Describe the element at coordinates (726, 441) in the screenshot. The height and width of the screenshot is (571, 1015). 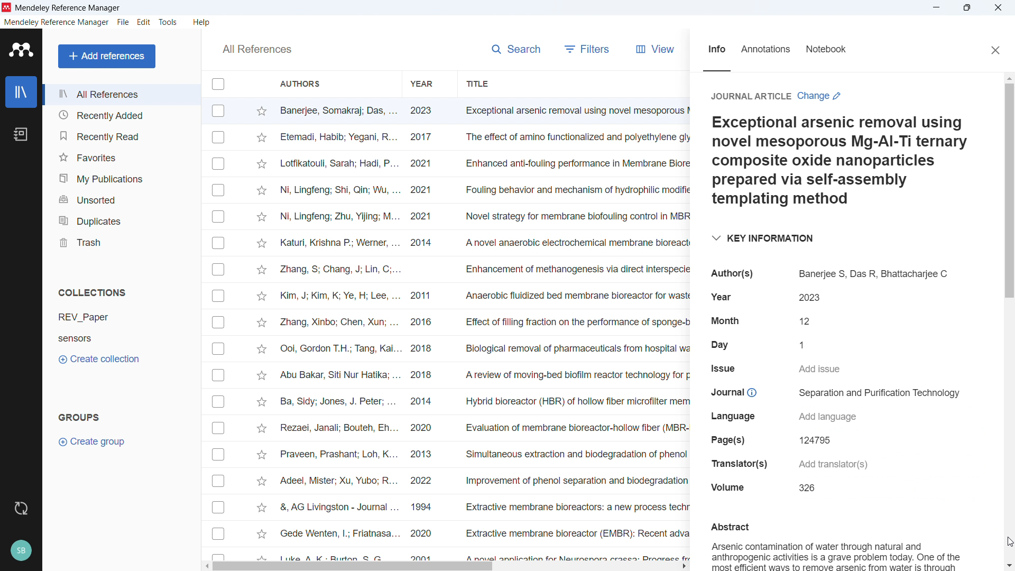
I see `page(s)` at that location.